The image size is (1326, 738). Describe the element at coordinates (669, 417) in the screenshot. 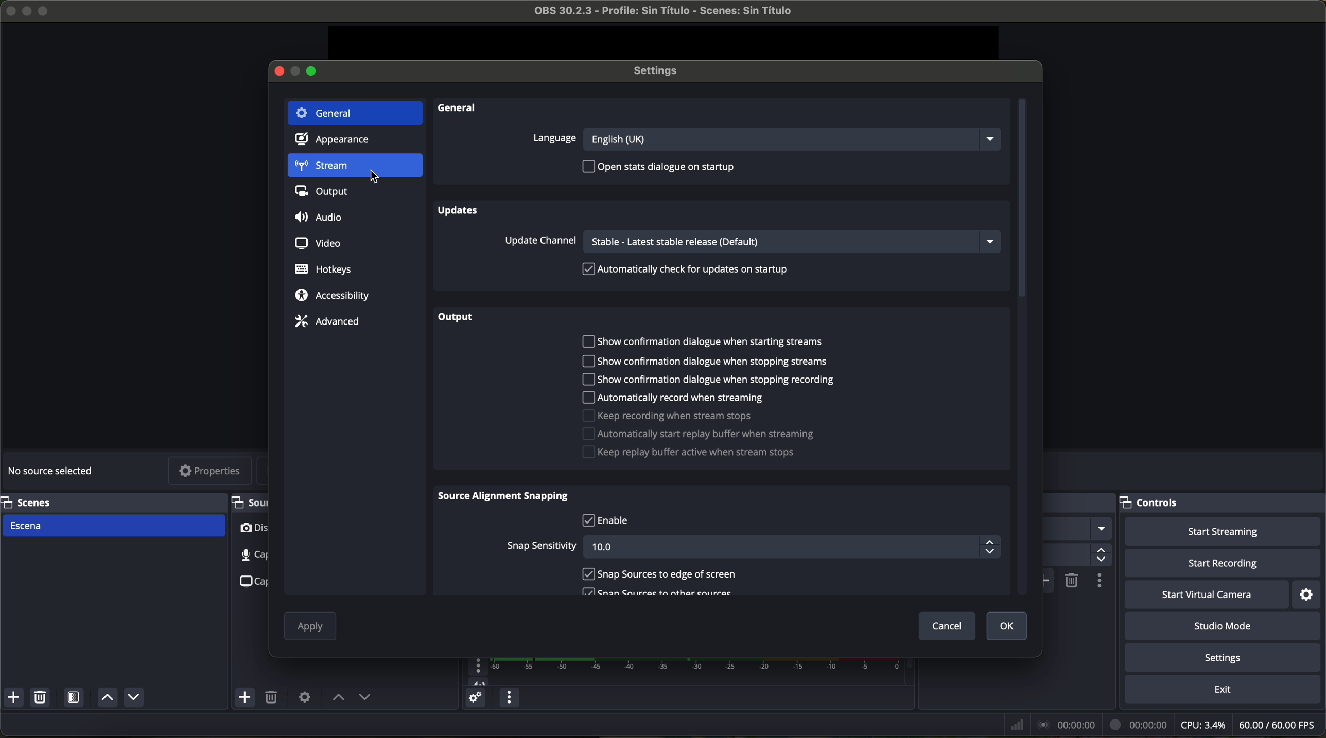

I see `keep recording when stream stops` at that location.